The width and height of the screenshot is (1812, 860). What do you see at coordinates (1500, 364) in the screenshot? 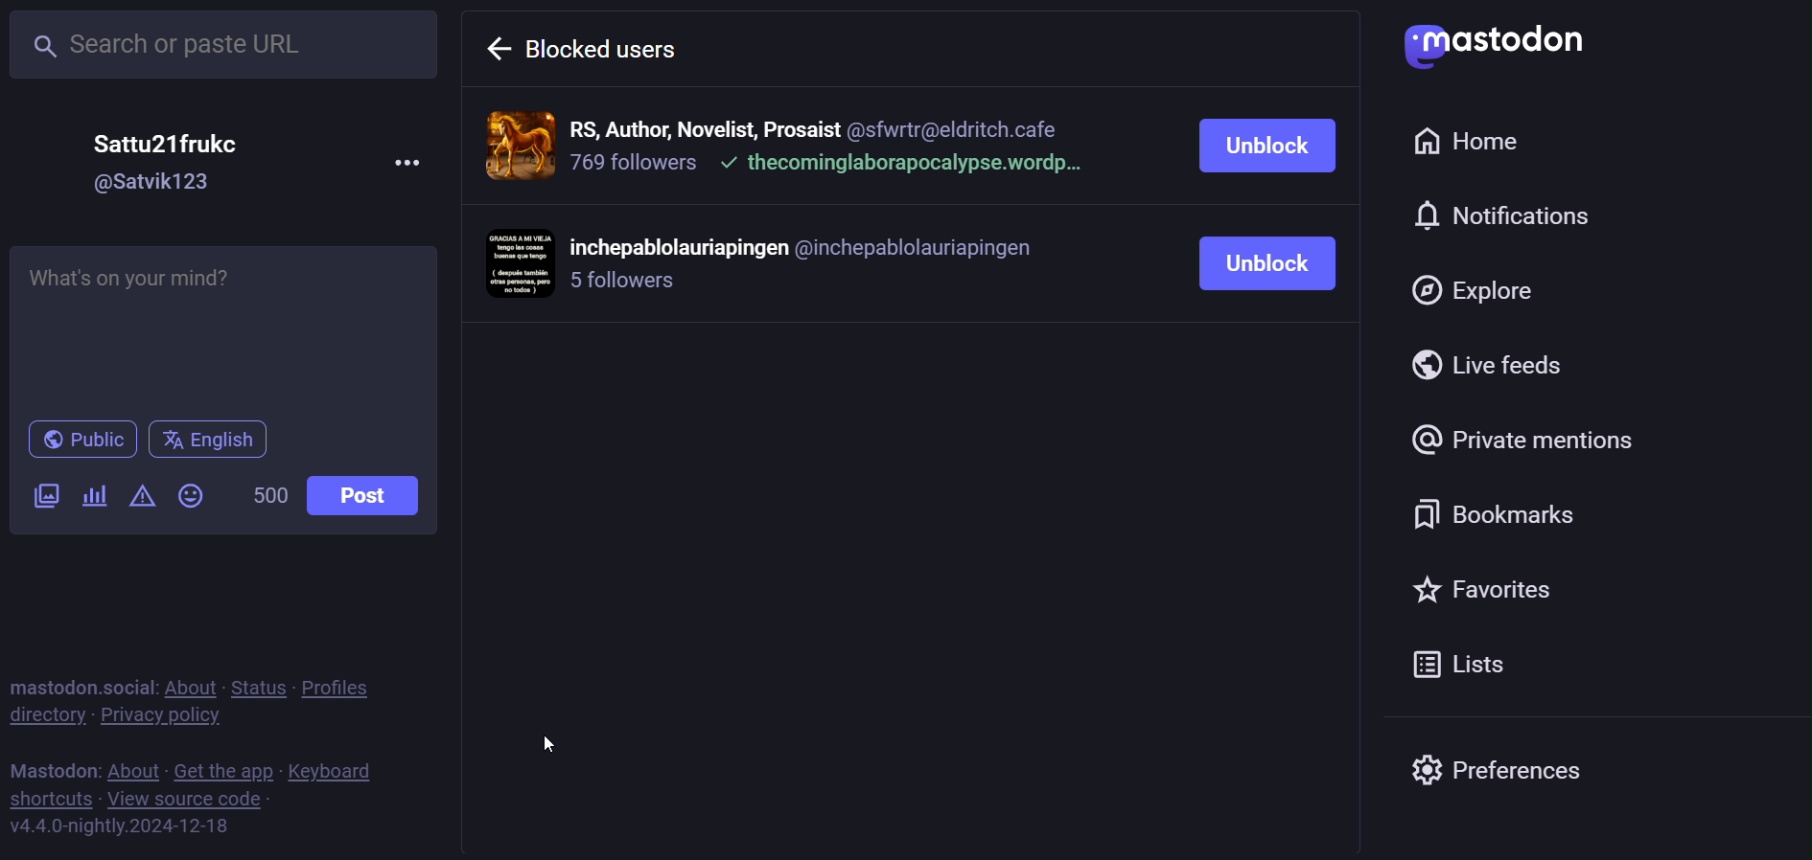
I see `live feeds` at bounding box center [1500, 364].